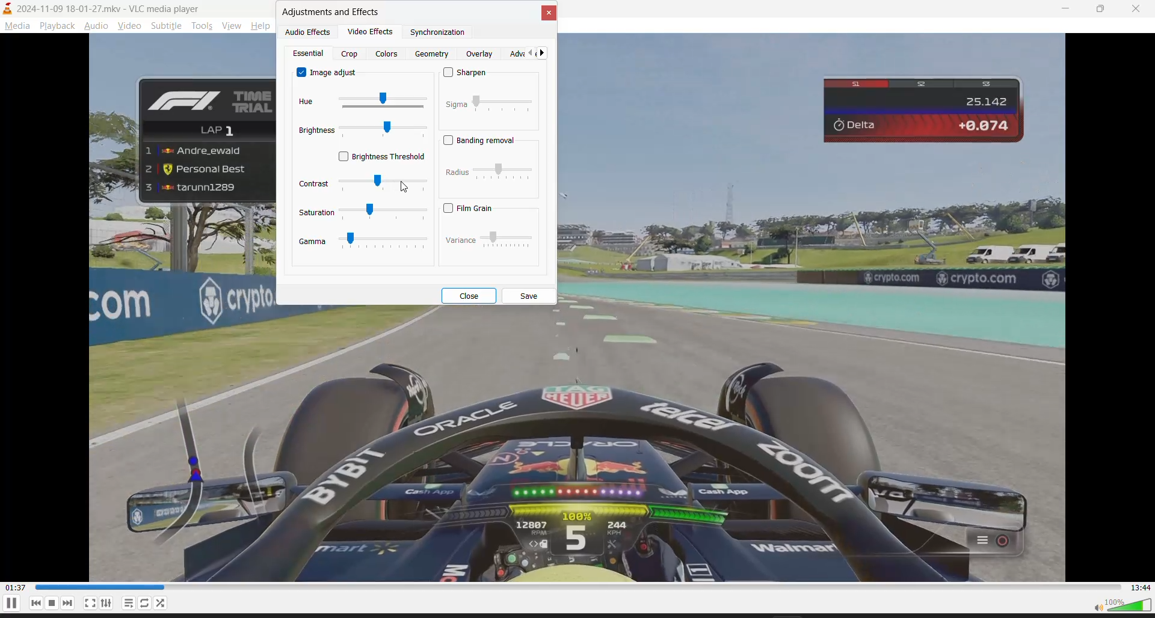 The image size is (1155, 618). What do you see at coordinates (310, 54) in the screenshot?
I see `essential` at bounding box center [310, 54].